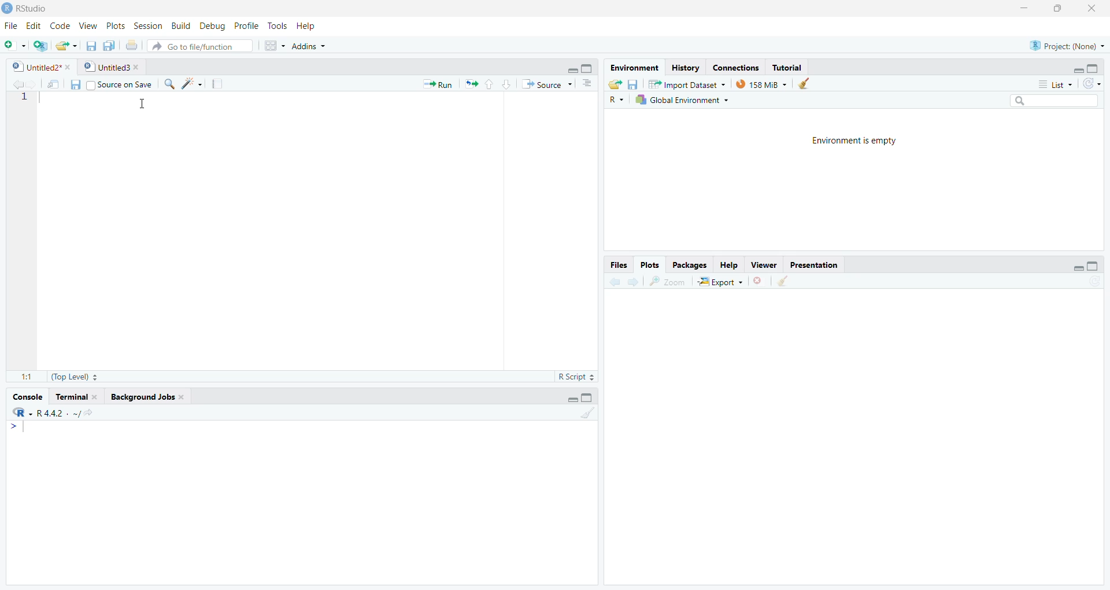 Image resolution: width=1110 pixels, height=590 pixels. What do you see at coordinates (91, 44) in the screenshot?
I see `save current file` at bounding box center [91, 44].